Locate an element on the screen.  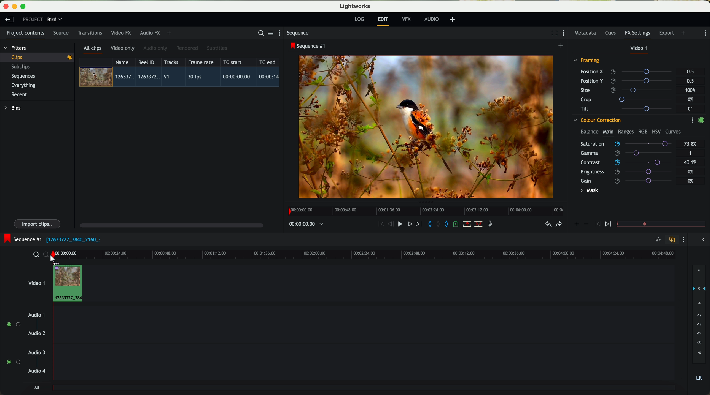
40.1% is located at coordinates (692, 162).